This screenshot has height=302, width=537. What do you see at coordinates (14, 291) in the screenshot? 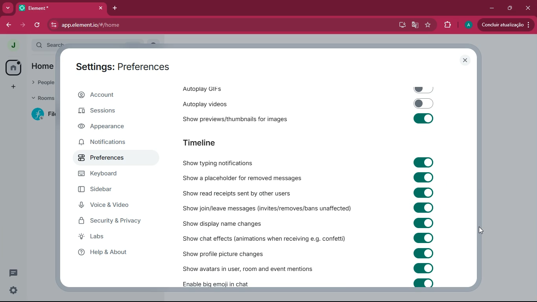
I see `quick settings` at bounding box center [14, 291].